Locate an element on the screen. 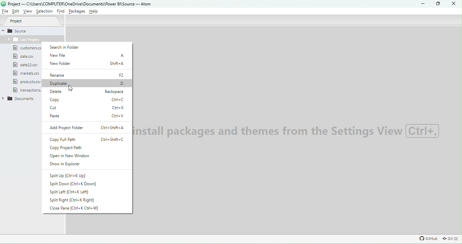 The height and width of the screenshot is (244, 462). Selection is located at coordinates (44, 11).